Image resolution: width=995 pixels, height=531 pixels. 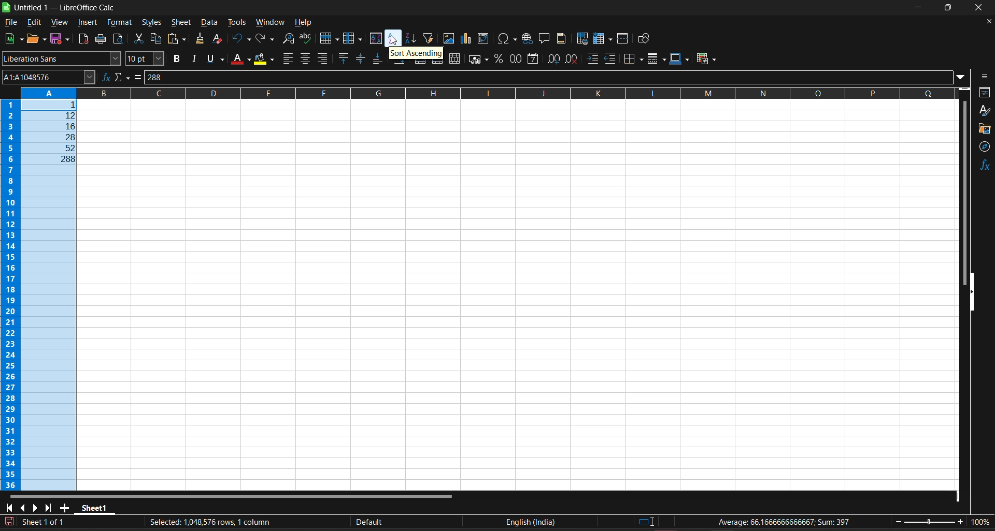 What do you see at coordinates (982, 7) in the screenshot?
I see `close` at bounding box center [982, 7].